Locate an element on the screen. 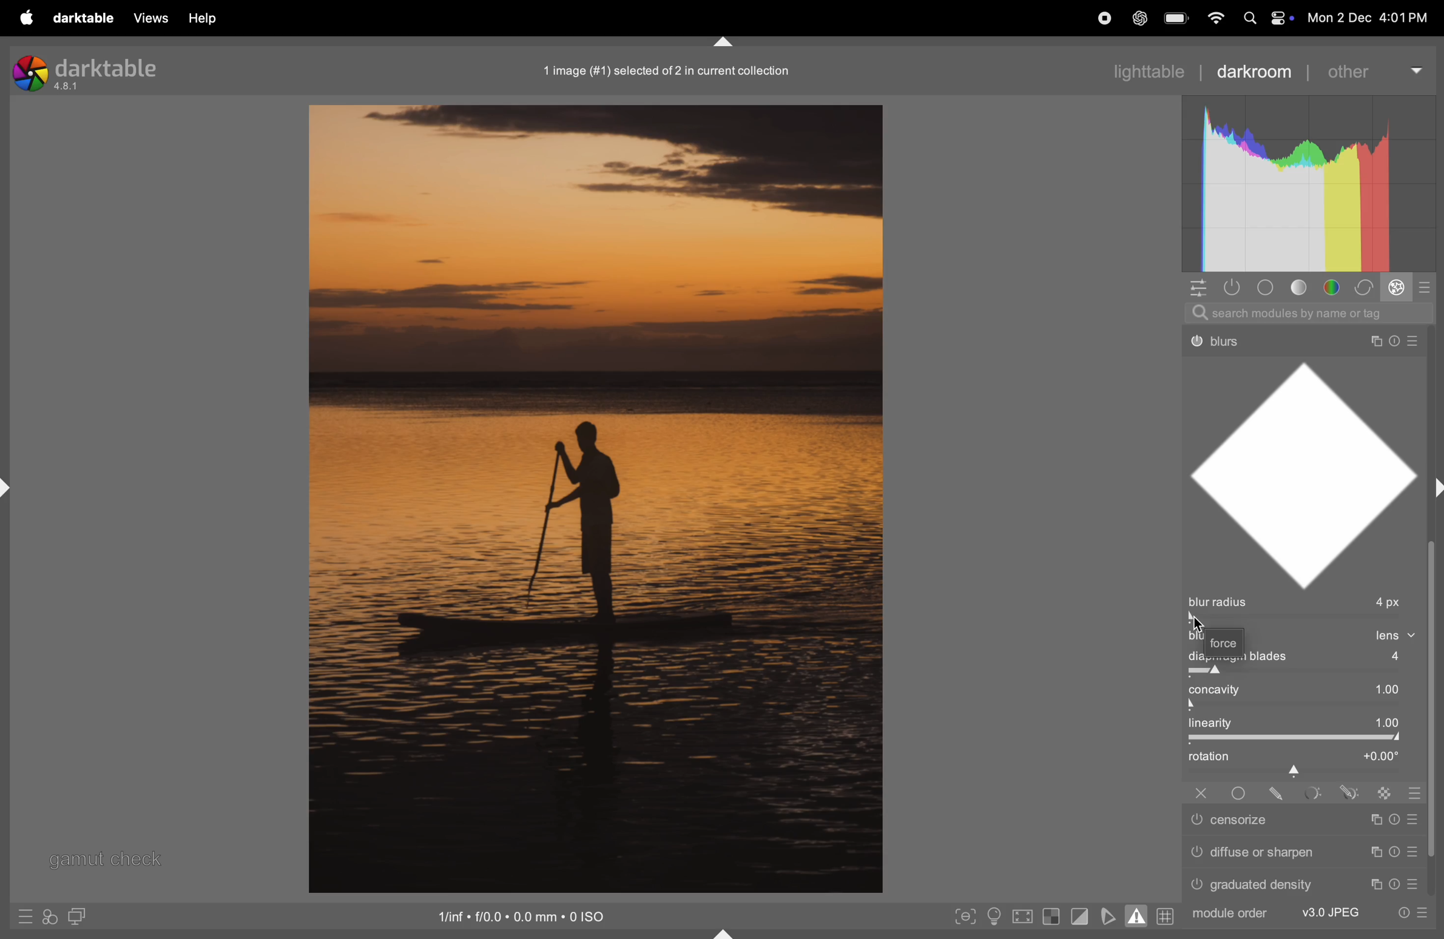 The width and height of the screenshot is (1444, 939). histogram is located at coordinates (1307, 185).